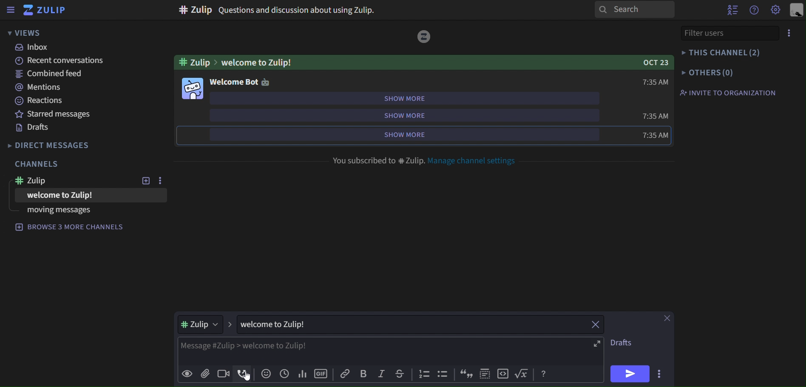 This screenshot has height=387, width=806. What do you see at coordinates (48, 10) in the screenshot?
I see `zulip` at bounding box center [48, 10].